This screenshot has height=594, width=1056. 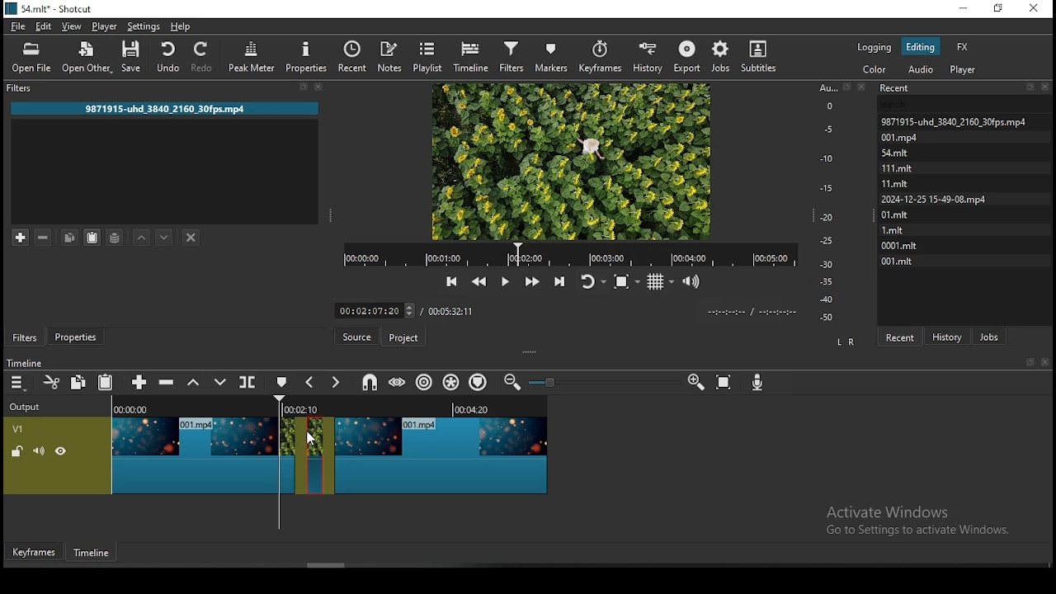 What do you see at coordinates (73, 337) in the screenshot?
I see `properties` at bounding box center [73, 337].